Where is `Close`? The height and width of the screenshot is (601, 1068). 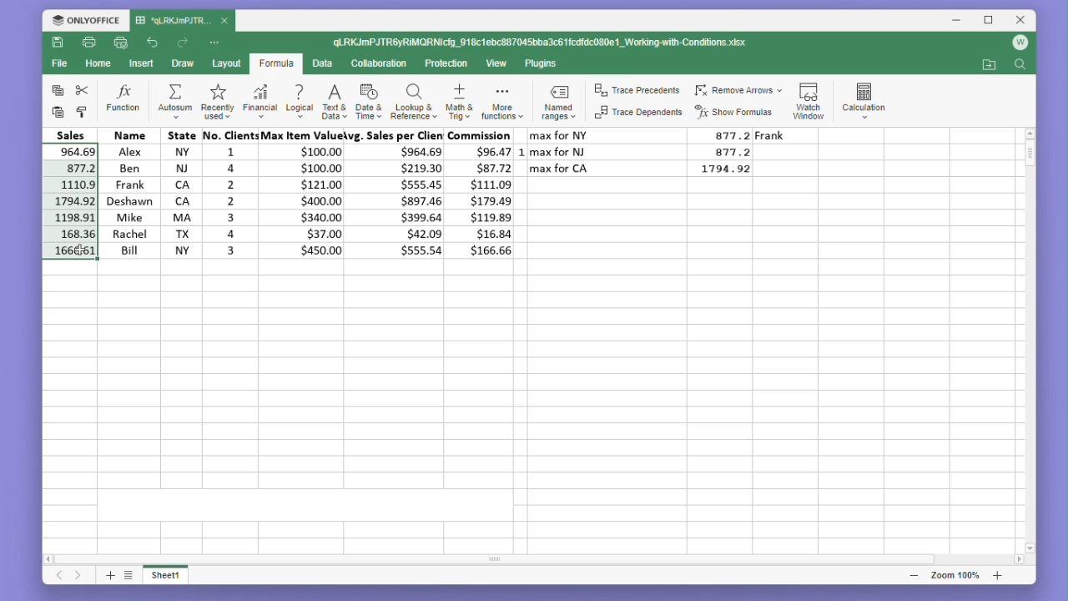
Close is located at coordinates (1016, 21).